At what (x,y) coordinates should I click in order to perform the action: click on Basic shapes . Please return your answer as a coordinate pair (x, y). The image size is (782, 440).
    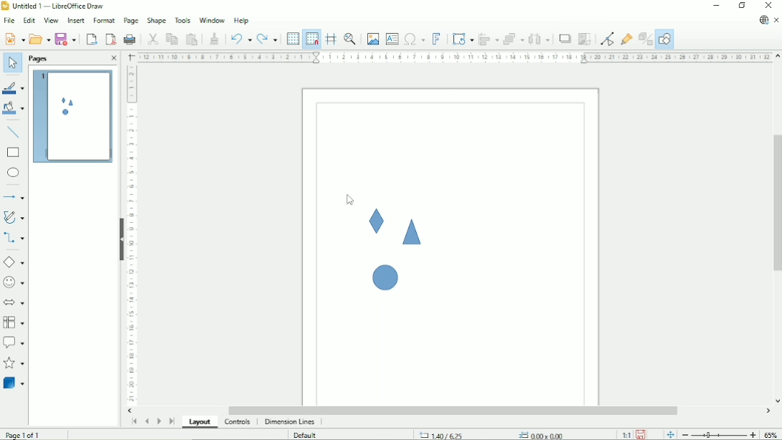
    Looking at the image, I should click on (14, 262).